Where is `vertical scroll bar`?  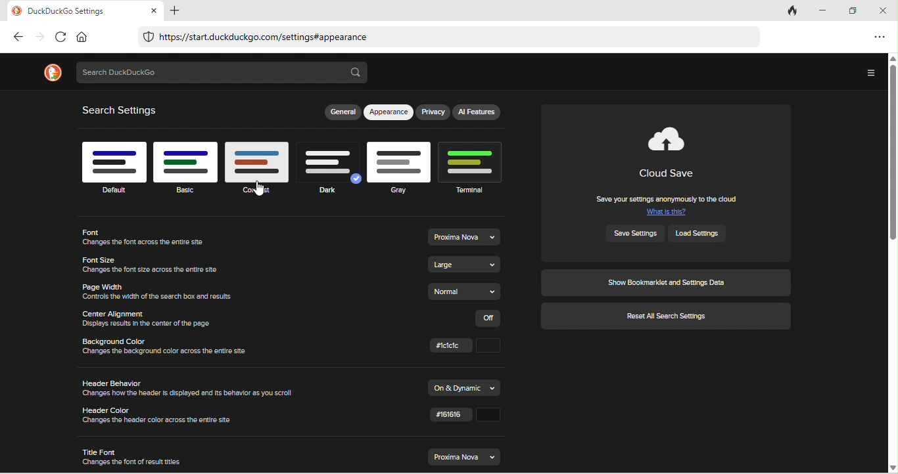 vertical scroll bar is located at coordinates (891, 262).